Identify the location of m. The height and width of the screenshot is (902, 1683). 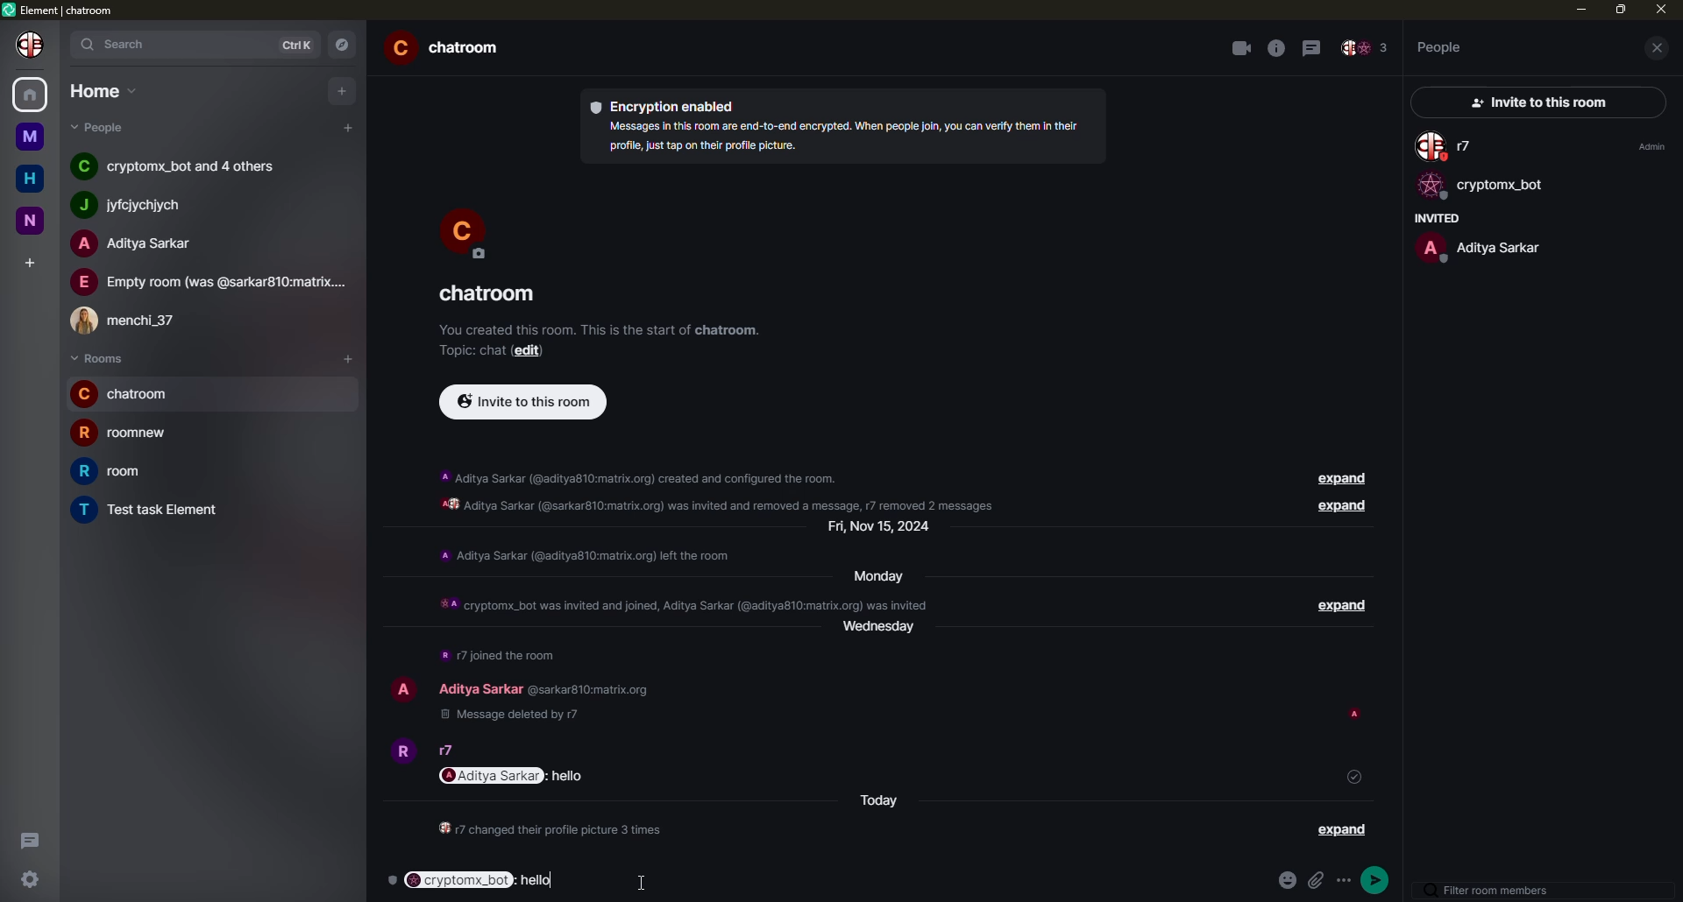
(29, 137).